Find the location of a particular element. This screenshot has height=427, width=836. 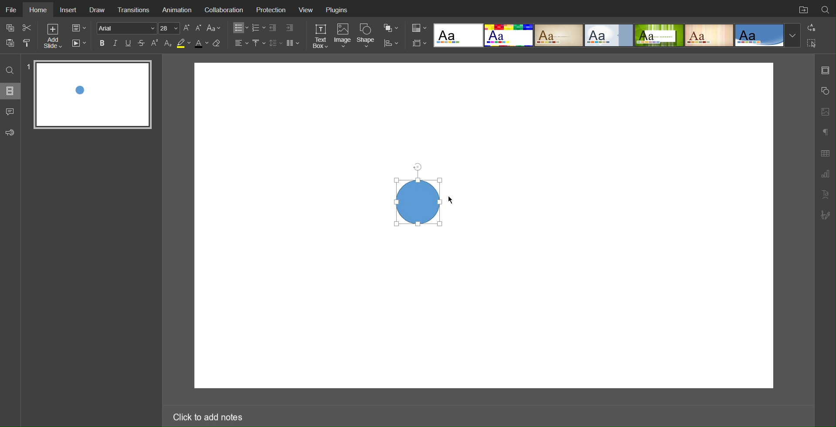

File is located at coordinates (10, 8).